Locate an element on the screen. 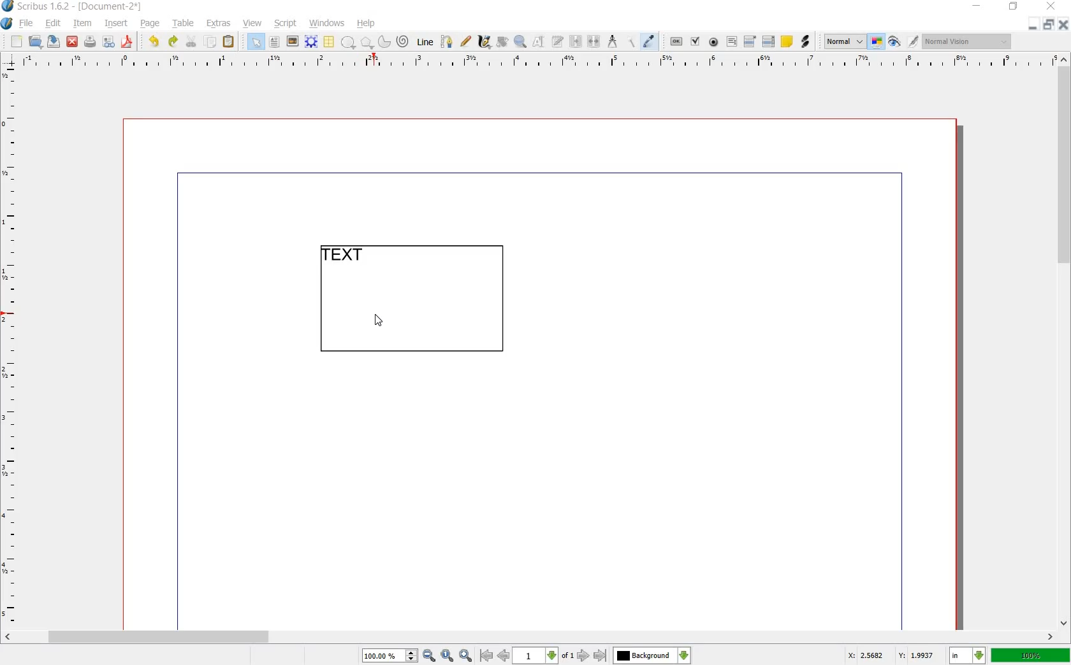 The height and width of the screenshot is (665, 1071). script is located at coordinates (286, 24).